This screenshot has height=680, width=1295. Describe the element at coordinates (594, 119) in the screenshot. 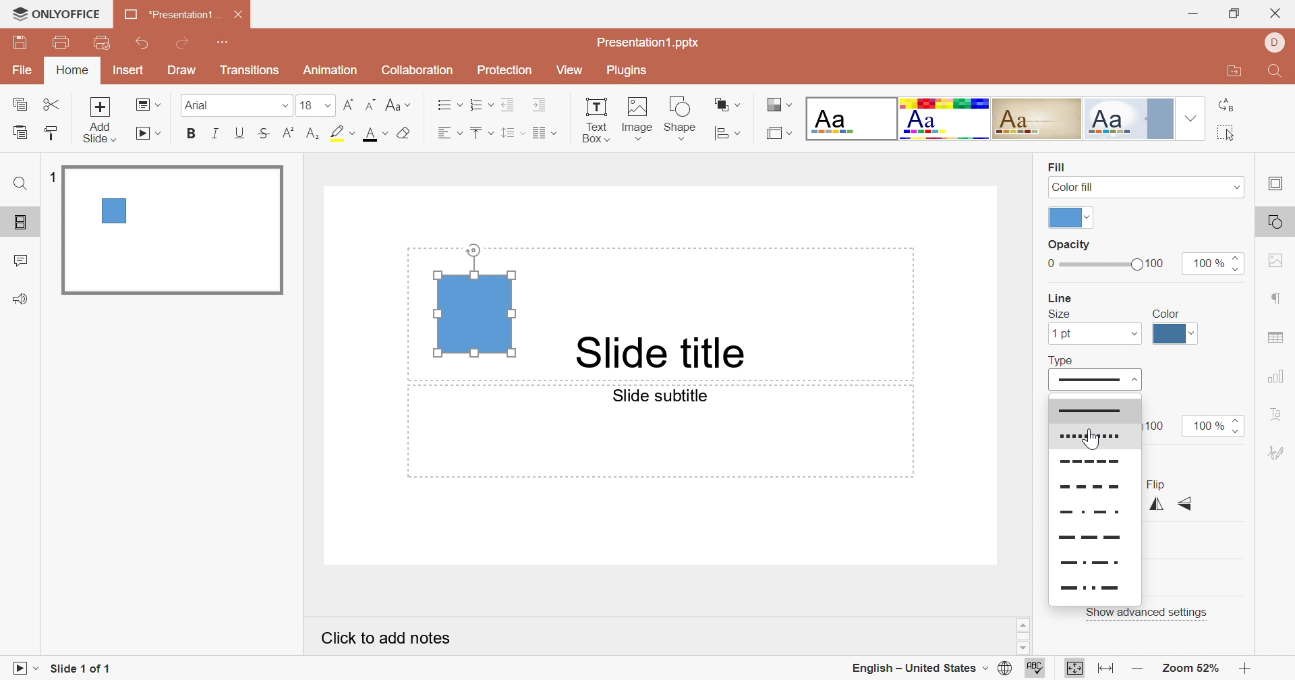

I see `Text Box` at that location.